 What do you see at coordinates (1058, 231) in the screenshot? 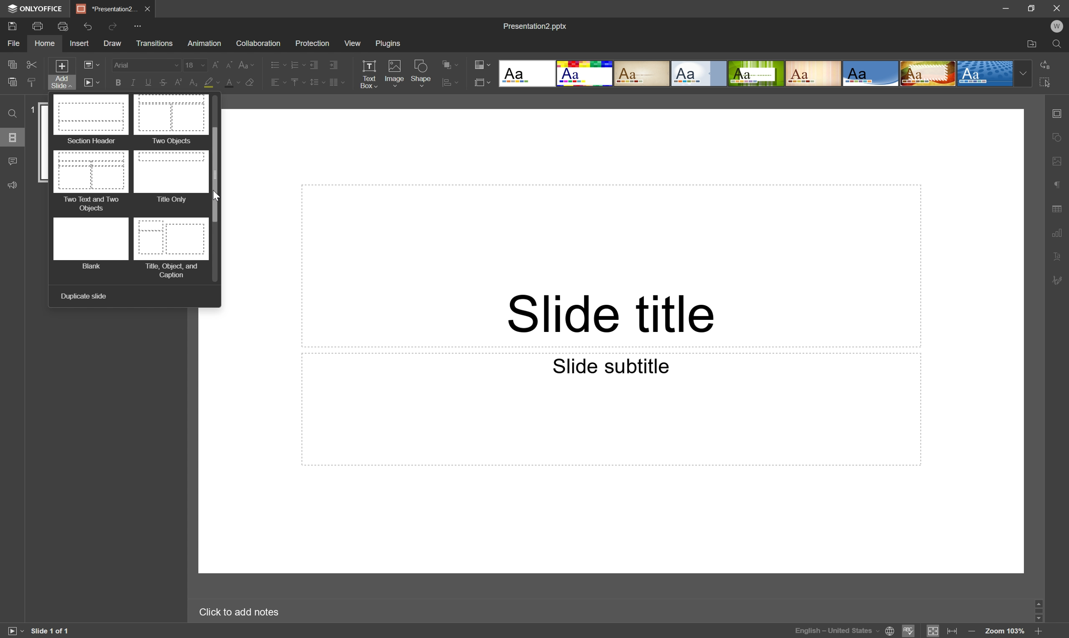
I see `Chart settings` at bounding box center [1058, 231].